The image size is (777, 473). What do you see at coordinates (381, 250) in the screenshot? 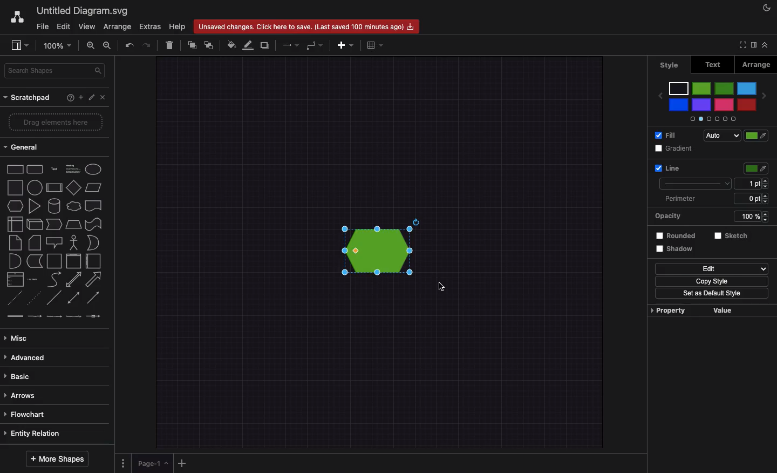
I see `Green added` at bounding box center [381, 250].